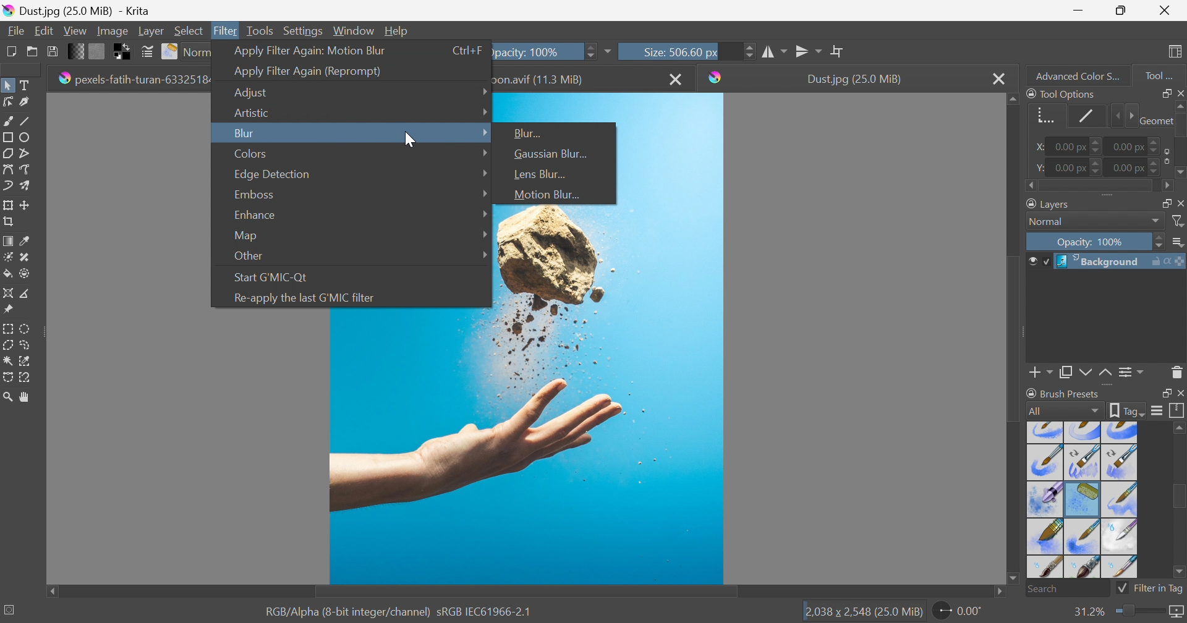 The width and height of the screenshot is (1187, 623). Describe the element at coordinates (1176, 612) in the screenshot. I see `Map the displayed canvas size between pixel size or print size` at that location.